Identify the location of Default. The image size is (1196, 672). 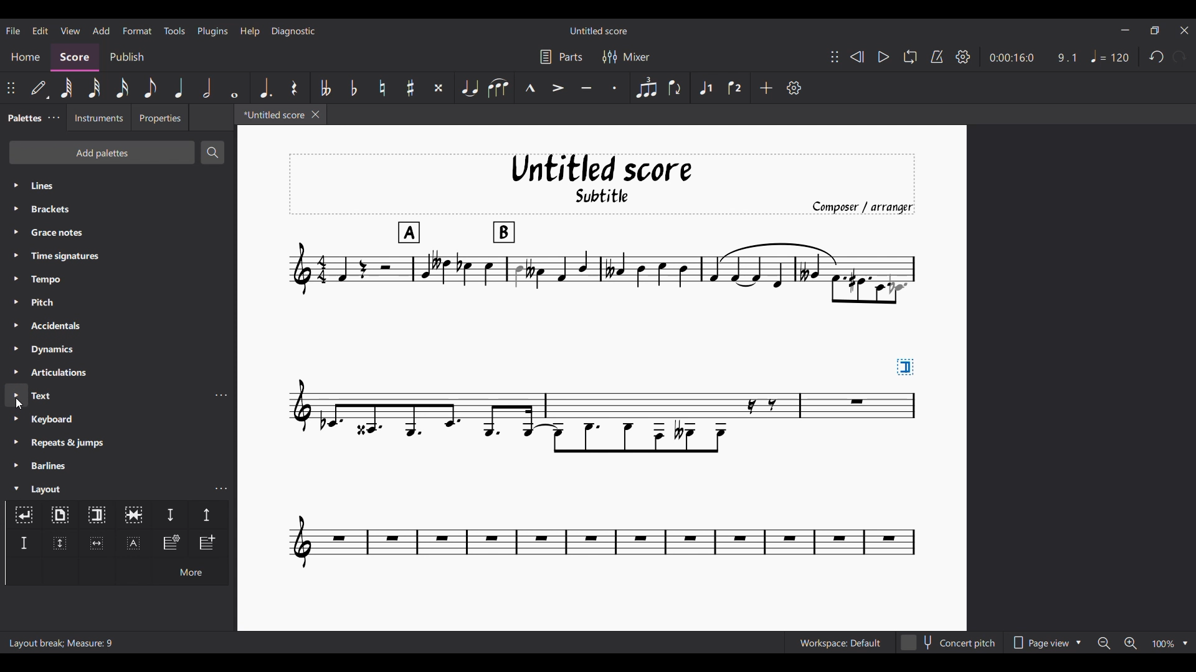
(39, 88).